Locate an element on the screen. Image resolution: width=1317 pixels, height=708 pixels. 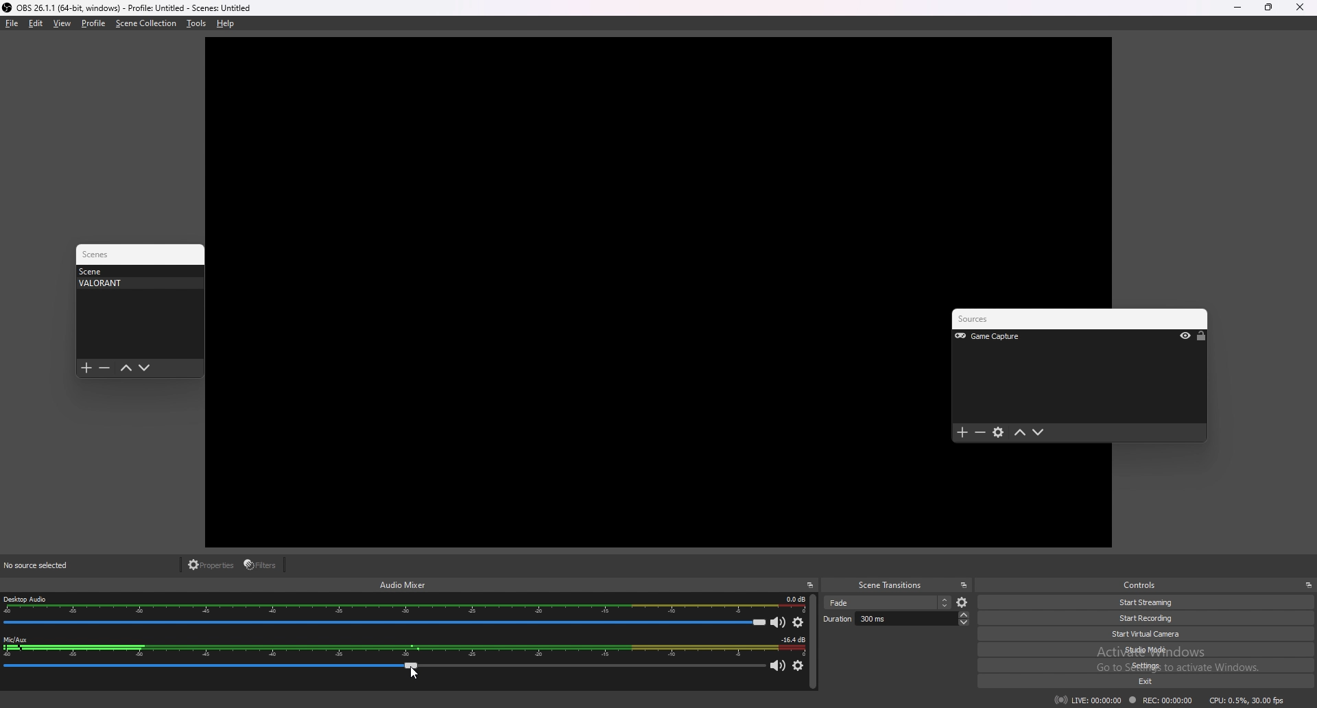
lock is located at coordinates (1201, 336).